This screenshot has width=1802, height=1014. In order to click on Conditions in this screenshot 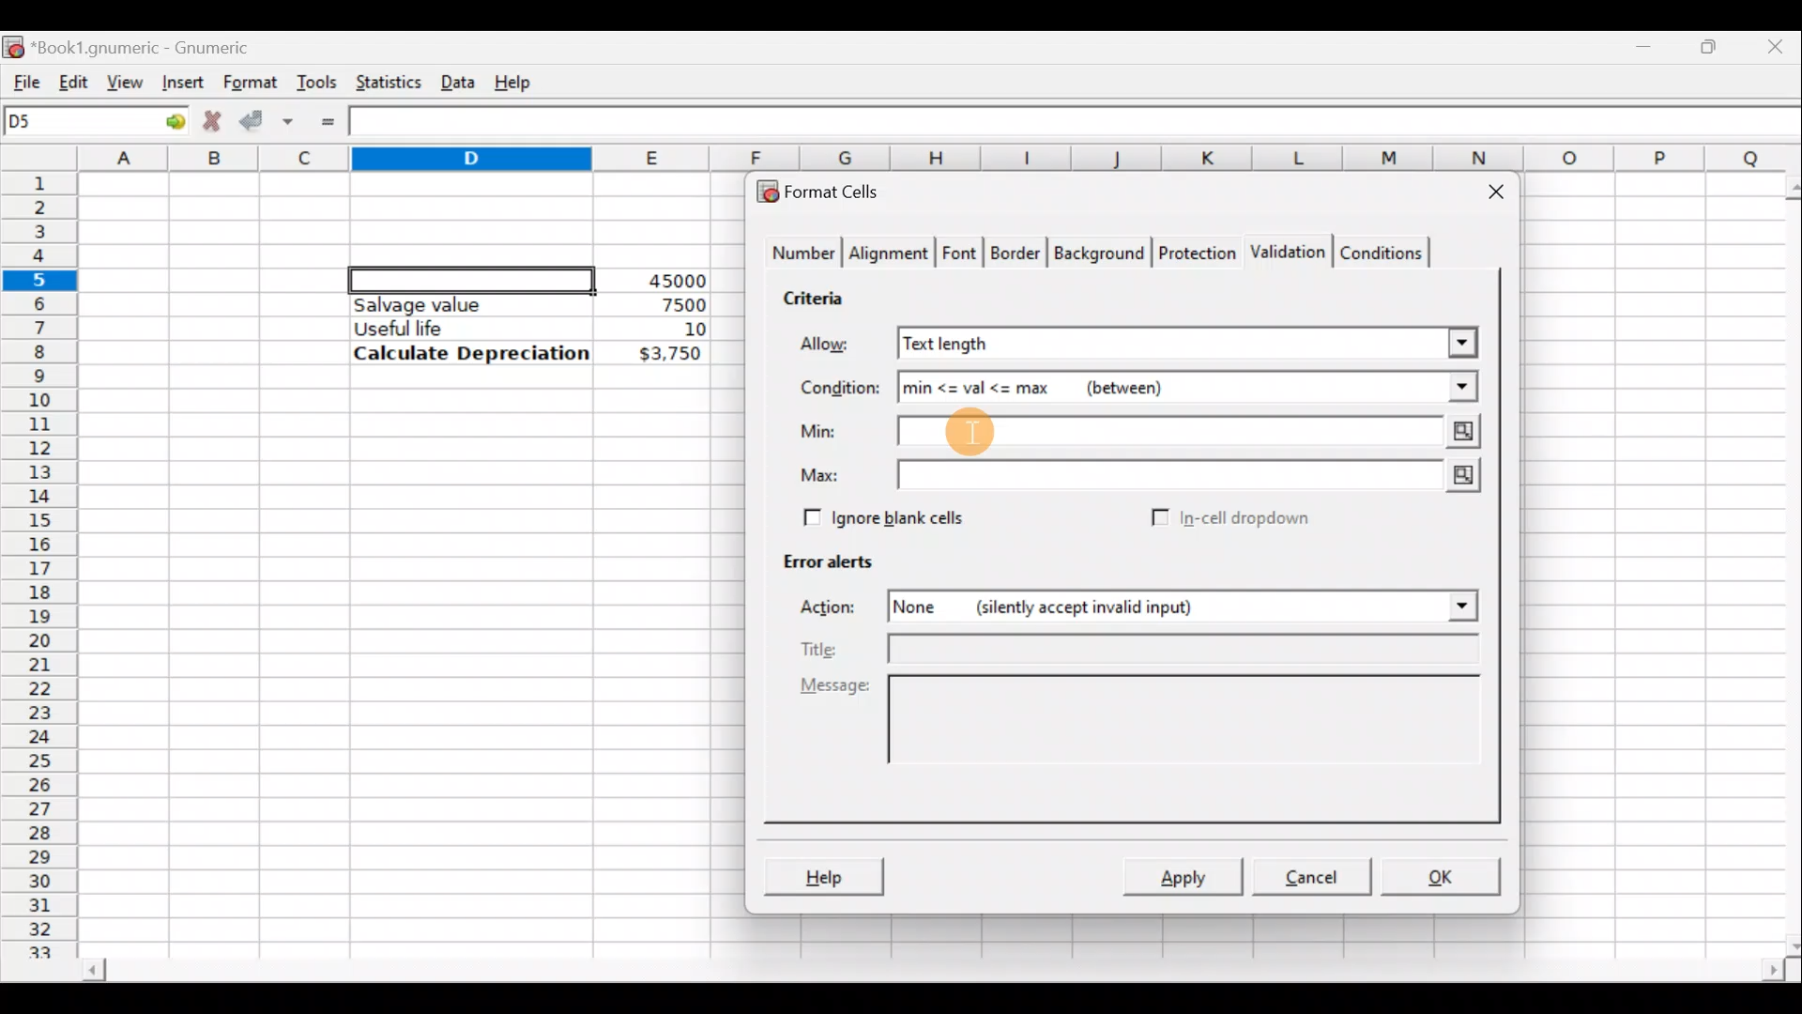, I will do `click(1381, 252)`.